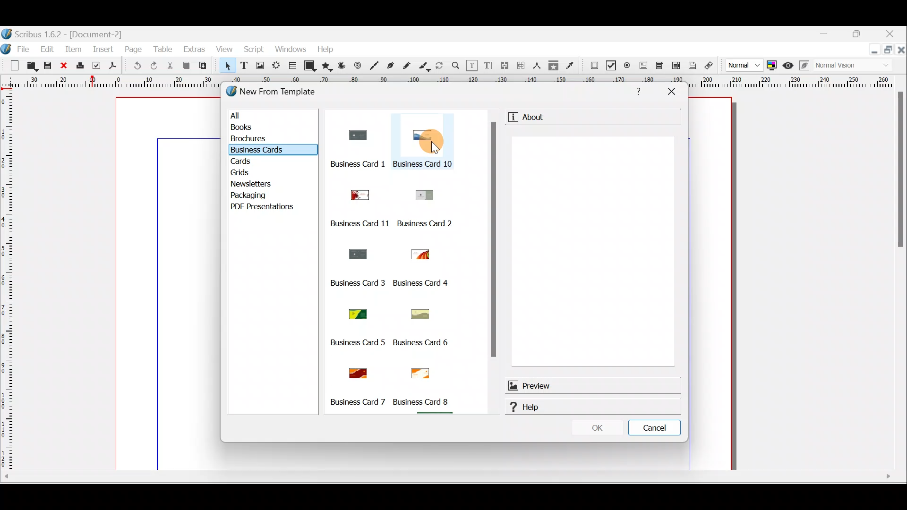  Describe the element at coordinates (503, 66) in the screenshot. I see `Link text frames` at that location.